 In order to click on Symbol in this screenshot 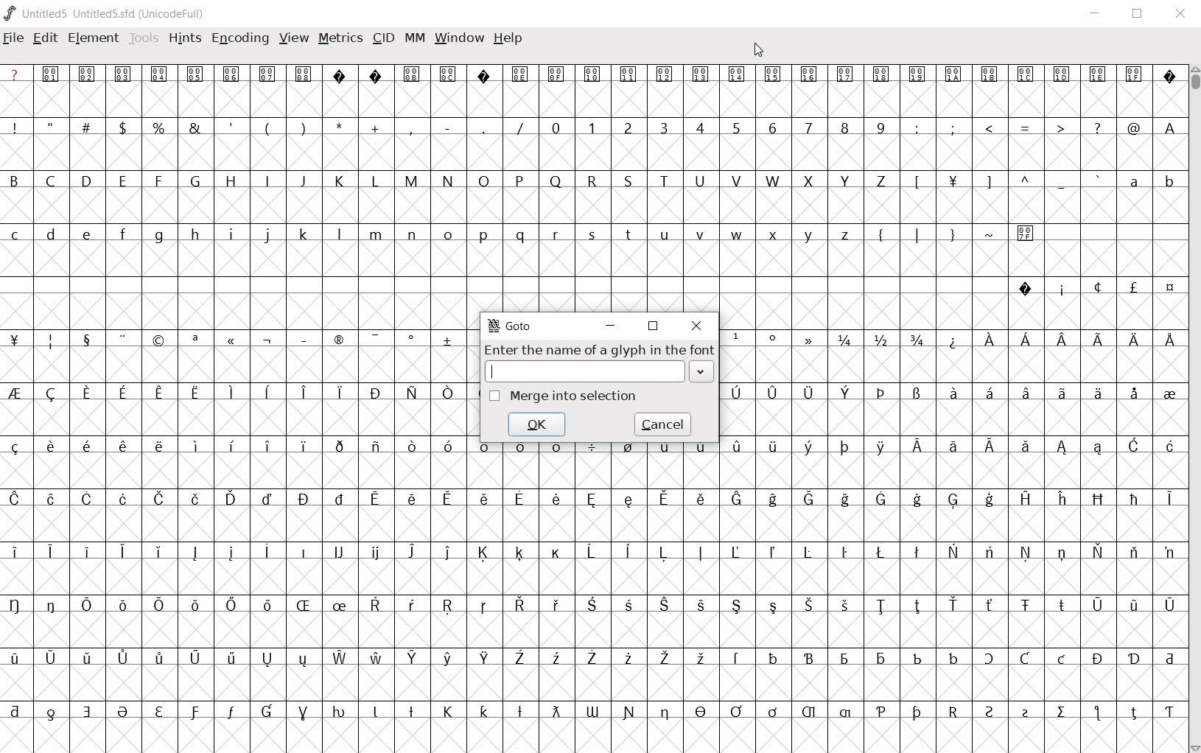, I will do `click(916, 657)`.